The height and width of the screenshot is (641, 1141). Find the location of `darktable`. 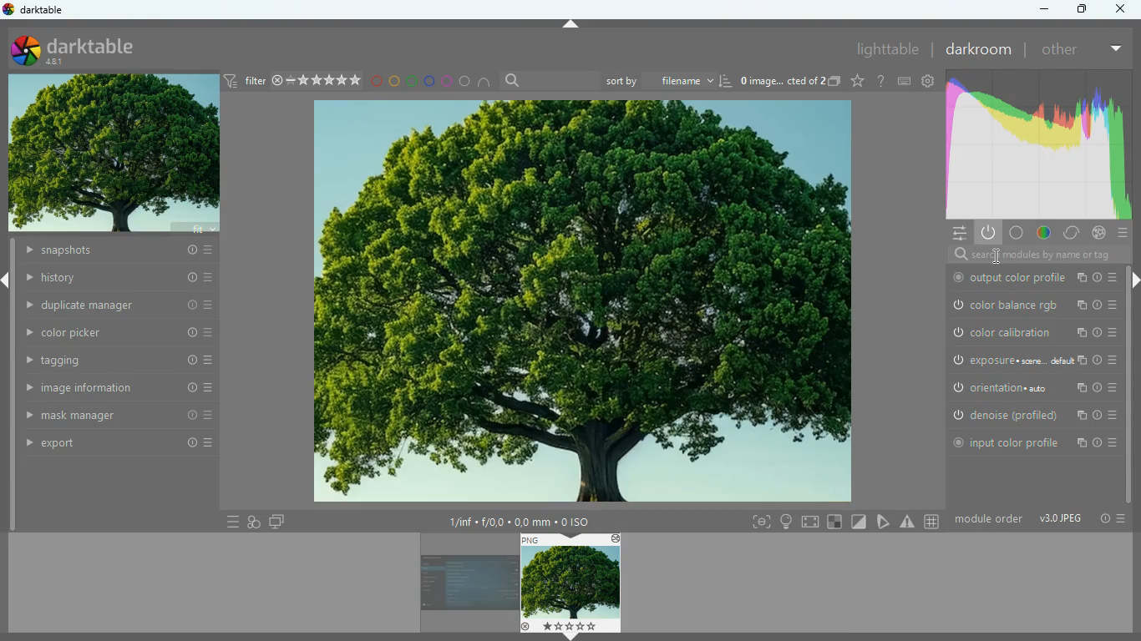

darktable is located at coordinates (37, 11).